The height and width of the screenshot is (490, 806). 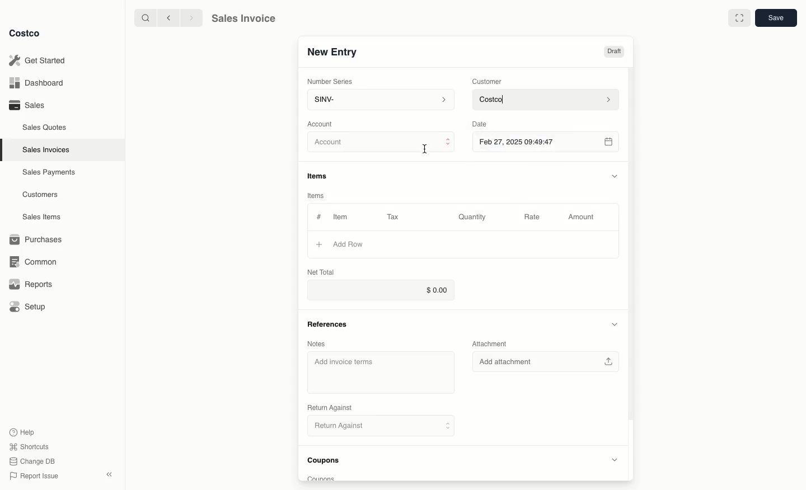 What do you see at coordinates (488, 81) in the screenshot?
I see `Customer` at bounding box center [488, 81].